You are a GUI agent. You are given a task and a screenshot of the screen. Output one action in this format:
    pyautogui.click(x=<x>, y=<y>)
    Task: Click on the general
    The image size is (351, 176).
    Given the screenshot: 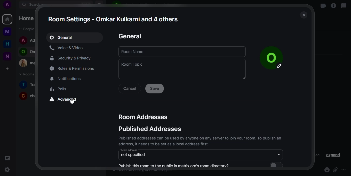 What is the action you would take?
    pyautogui.click(x=62, y=38)
    